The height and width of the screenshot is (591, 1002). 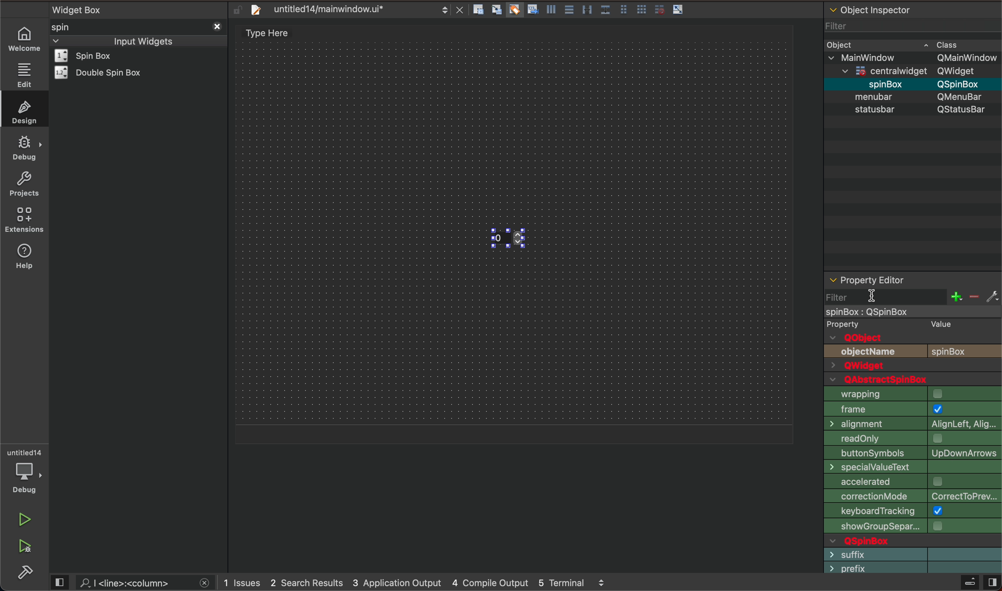 What do you see at coordinates (860, 338) in the screenshot?
I see `text` at bounding box center [860, 338].